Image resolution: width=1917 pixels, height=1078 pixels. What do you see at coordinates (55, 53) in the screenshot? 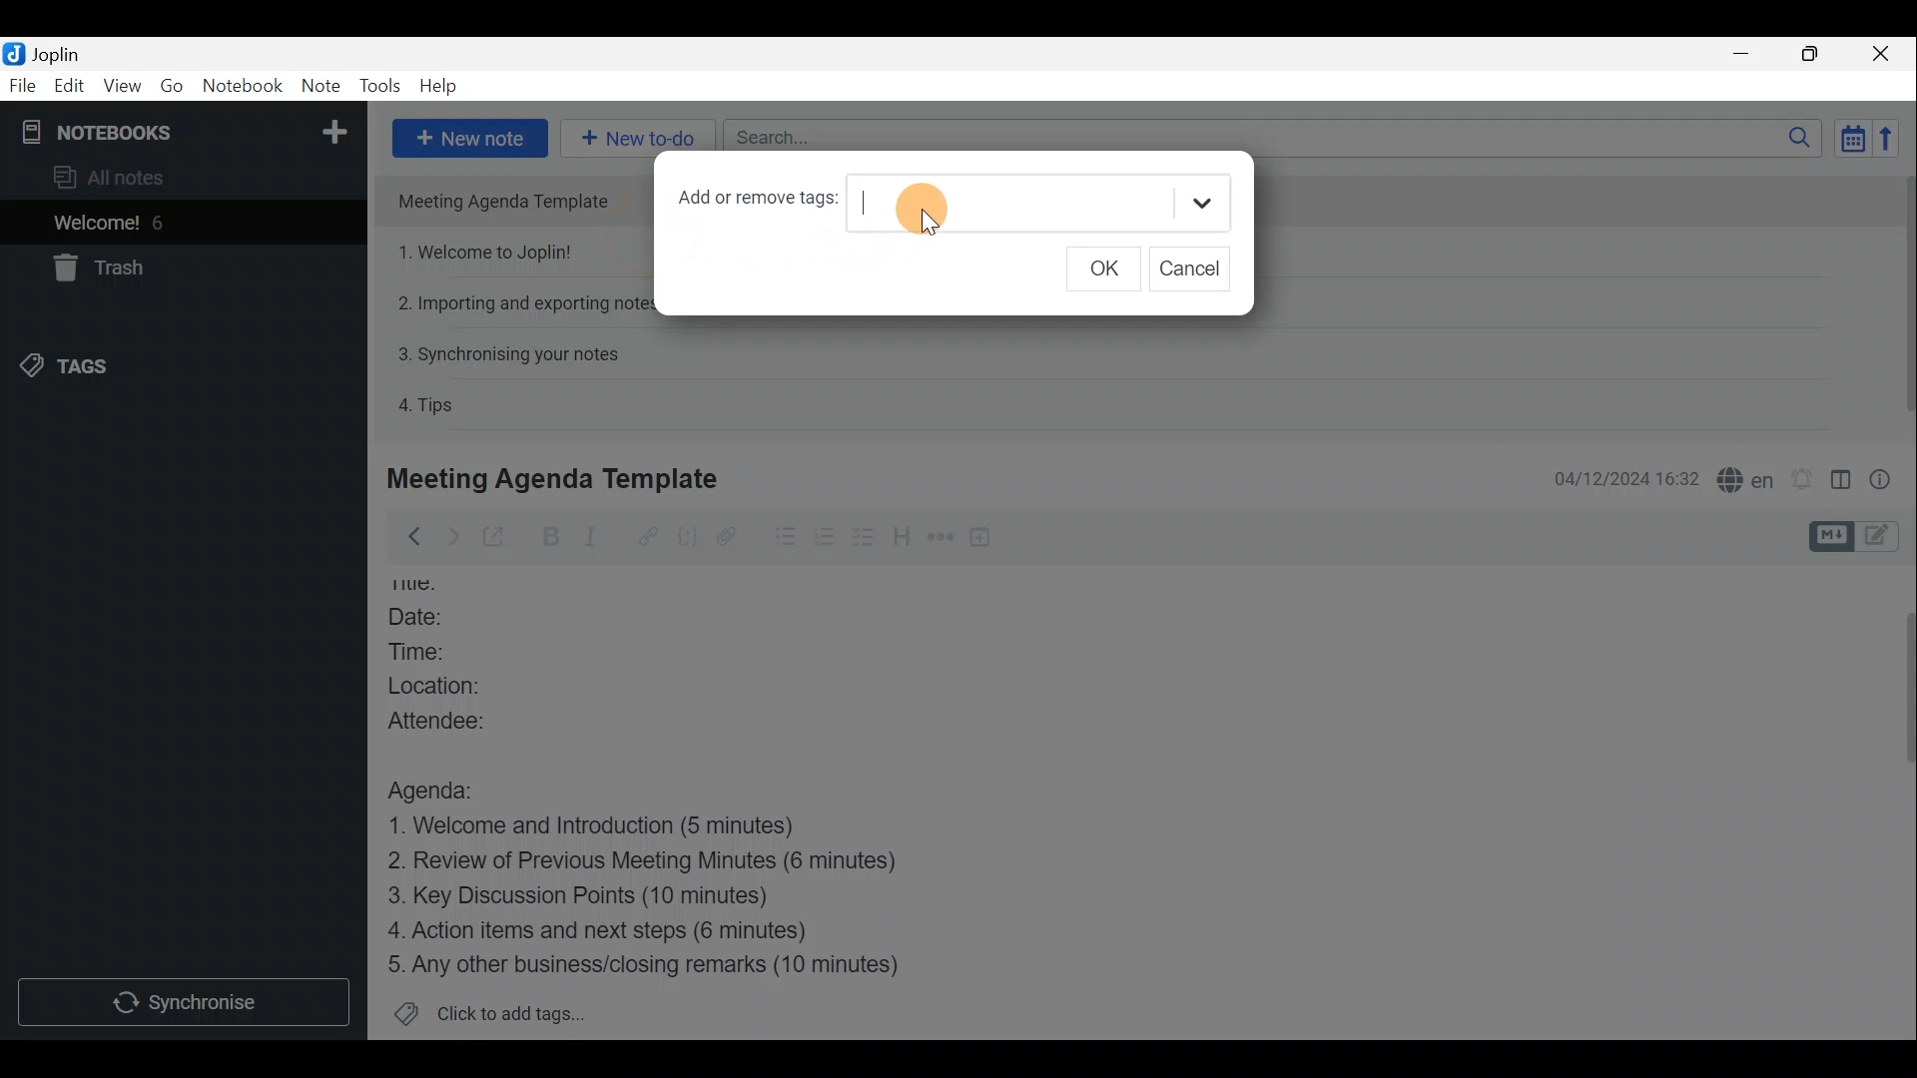
I see `Joplin` at bounding box center [55, 53].